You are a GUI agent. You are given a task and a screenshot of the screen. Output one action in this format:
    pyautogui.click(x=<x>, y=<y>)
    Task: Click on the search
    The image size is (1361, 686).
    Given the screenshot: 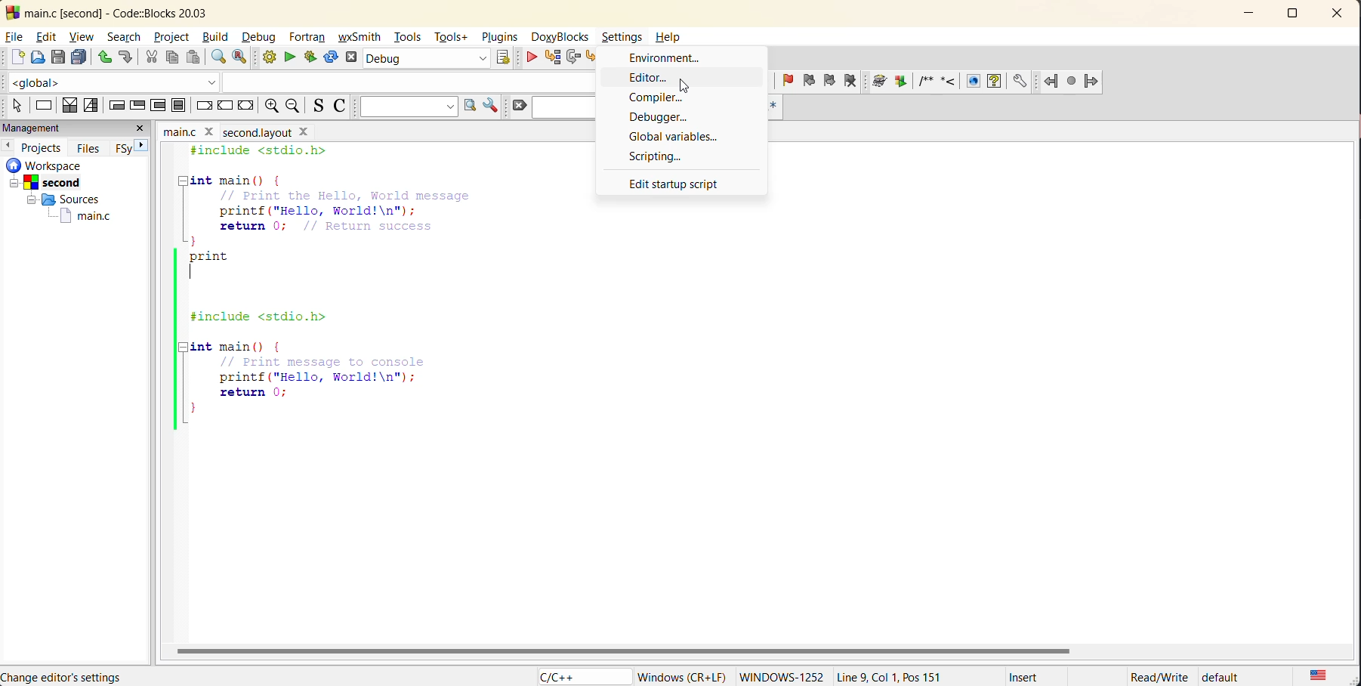 What is the action you would take?
    pyautogui.click(x=566, y=107)
    